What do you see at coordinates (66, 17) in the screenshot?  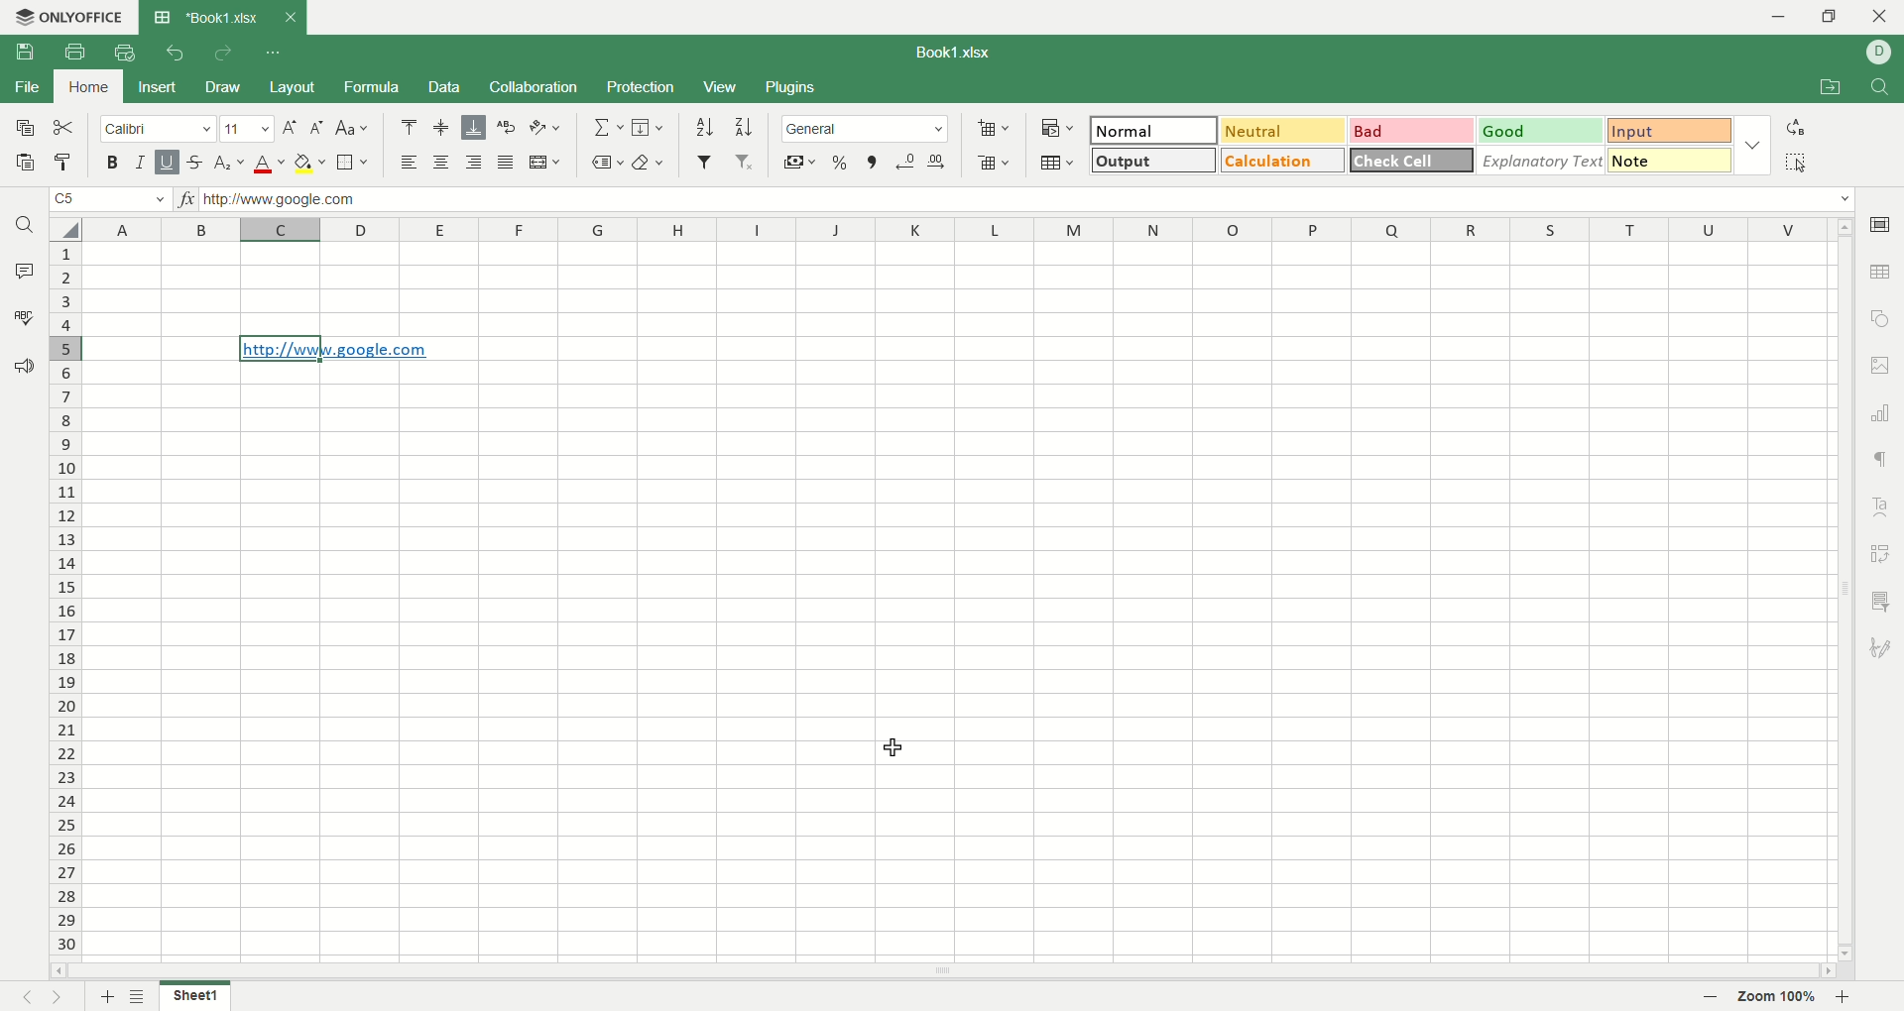 I see `ONLYOFFICE` at bounding box center [66, 17].